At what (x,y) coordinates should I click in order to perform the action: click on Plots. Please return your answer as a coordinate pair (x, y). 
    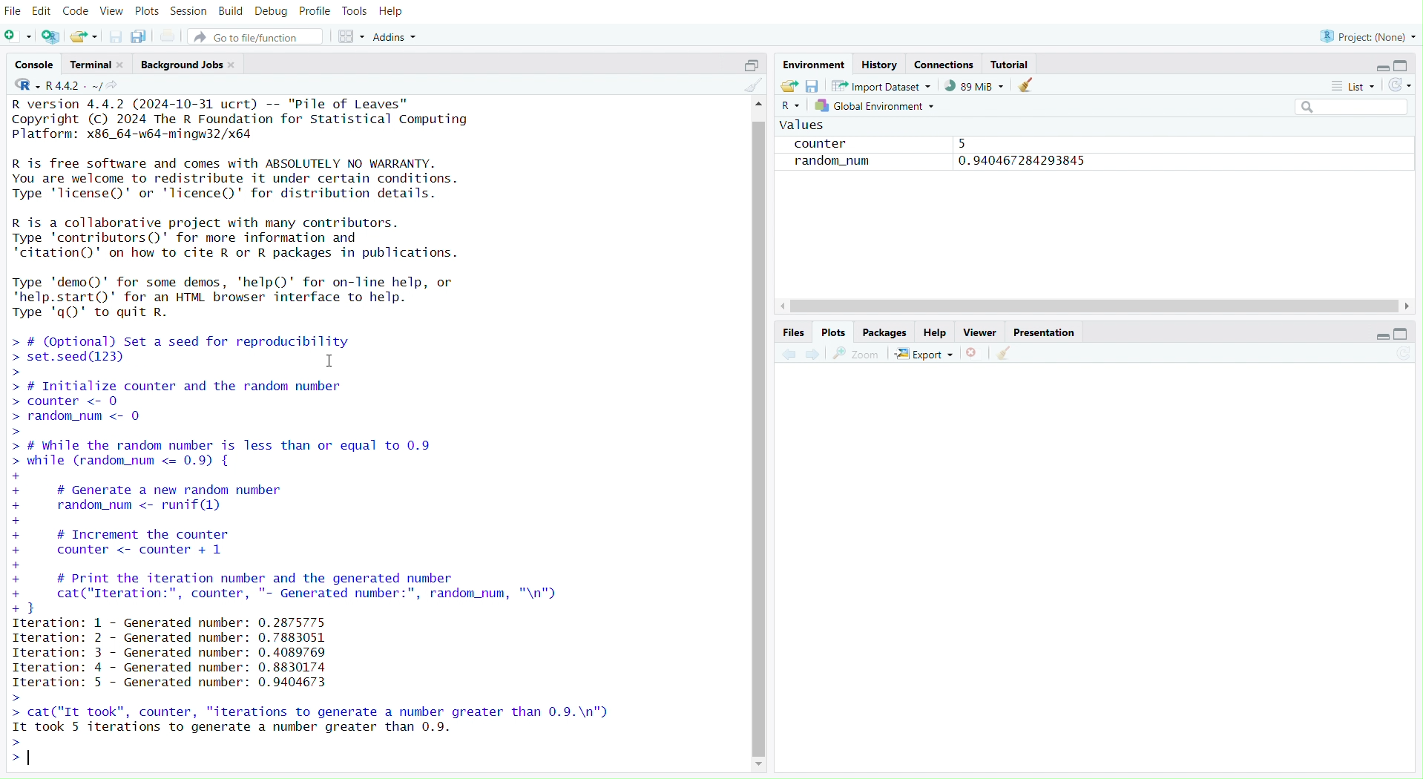
    Looking at the image, I should click on (144, 12).